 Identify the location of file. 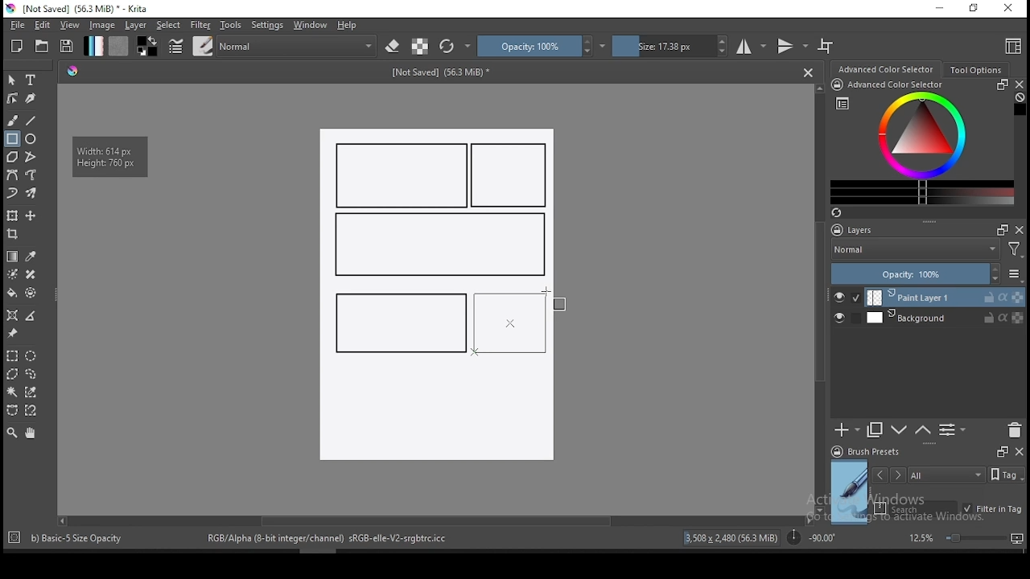
(17, 25).